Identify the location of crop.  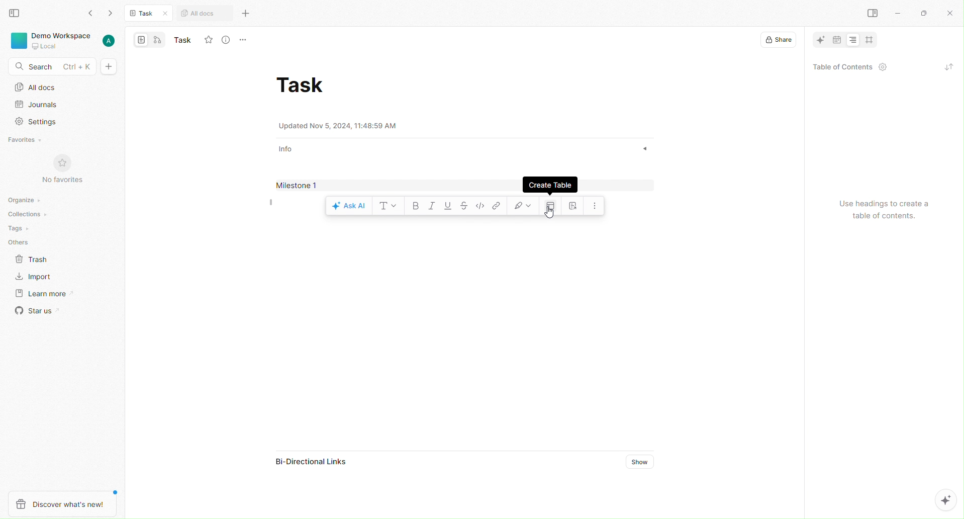
(870, 41).